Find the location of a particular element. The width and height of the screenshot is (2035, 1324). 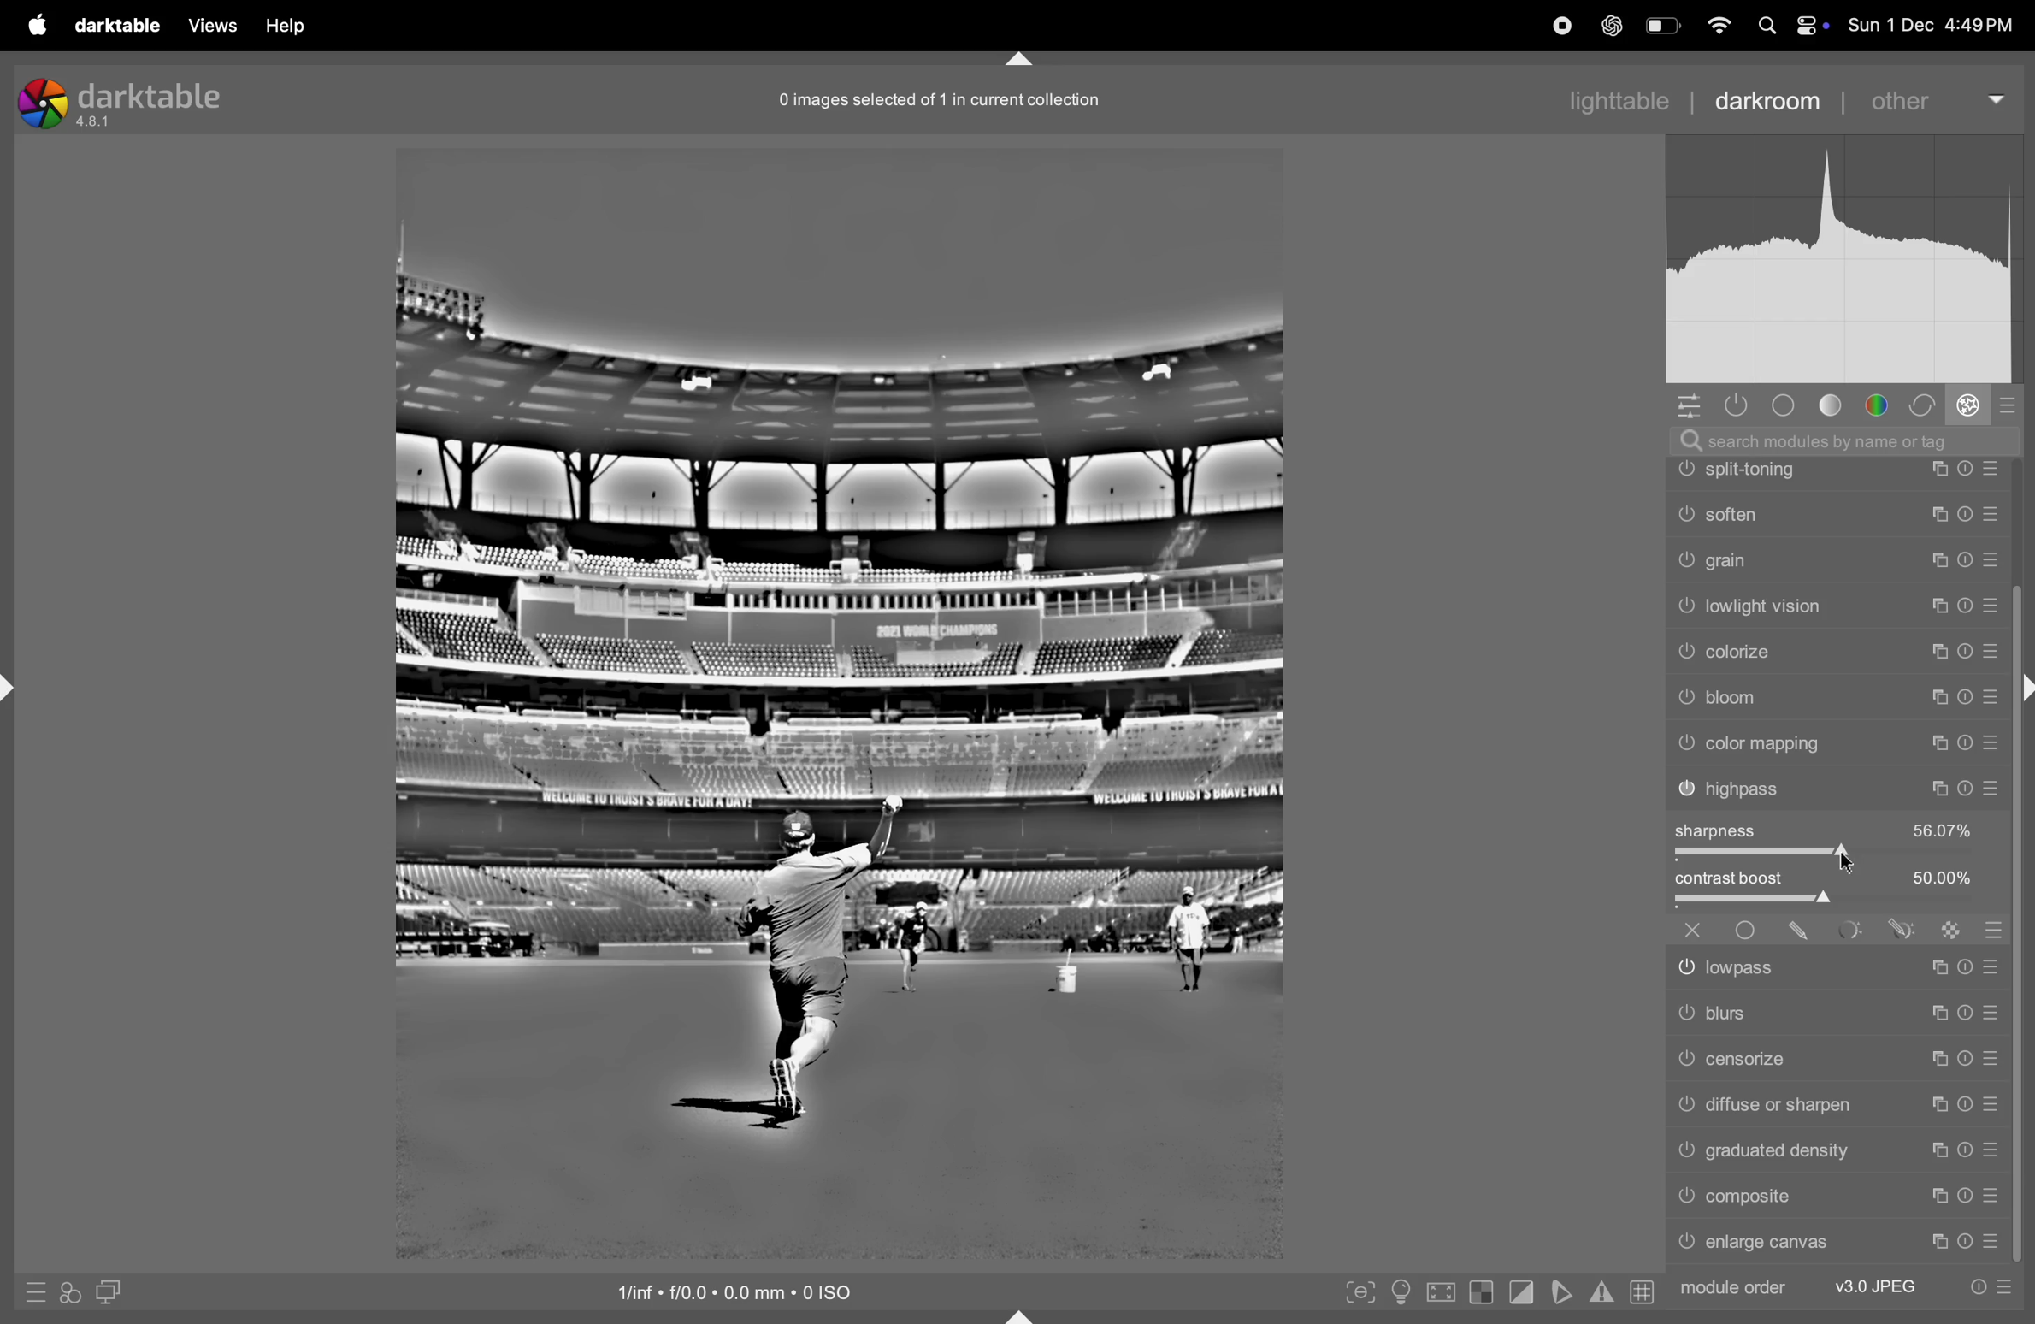

searchbar is located at coordinates (1855, 440).